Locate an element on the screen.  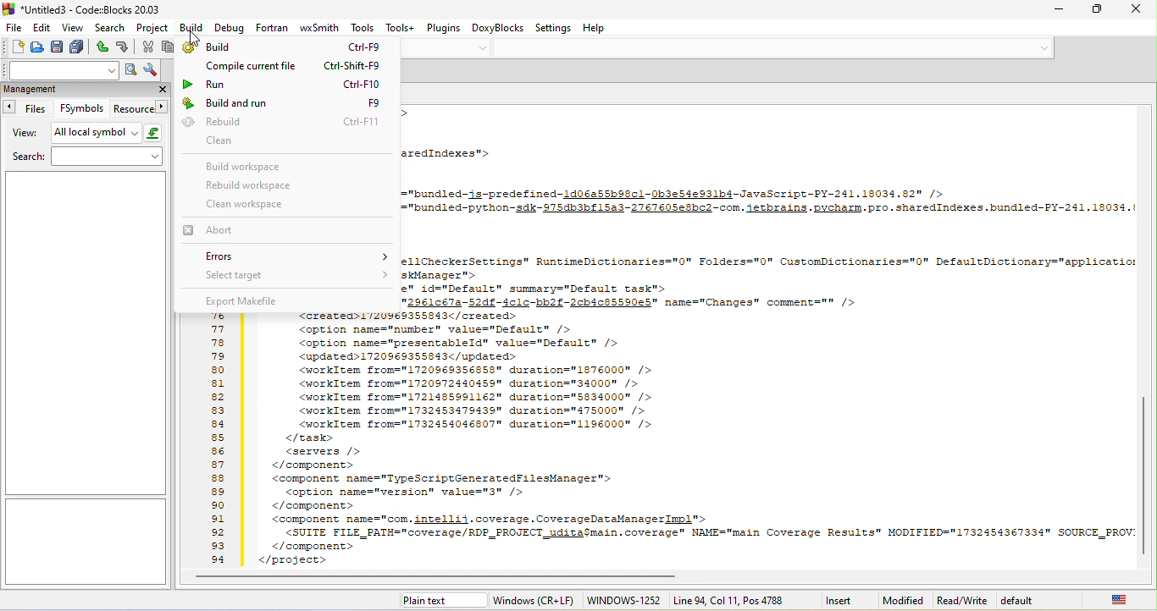
replace is located at coordinates (152, 71).